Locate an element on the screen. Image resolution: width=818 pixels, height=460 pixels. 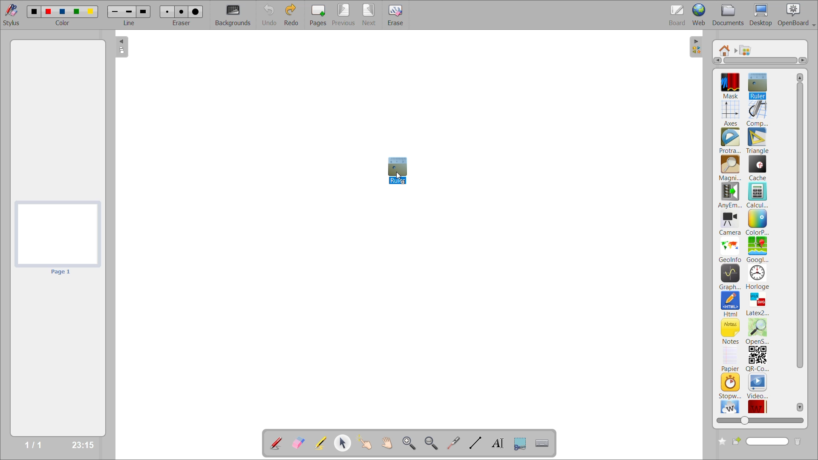
color 4 is located at coordinates (76, 12).